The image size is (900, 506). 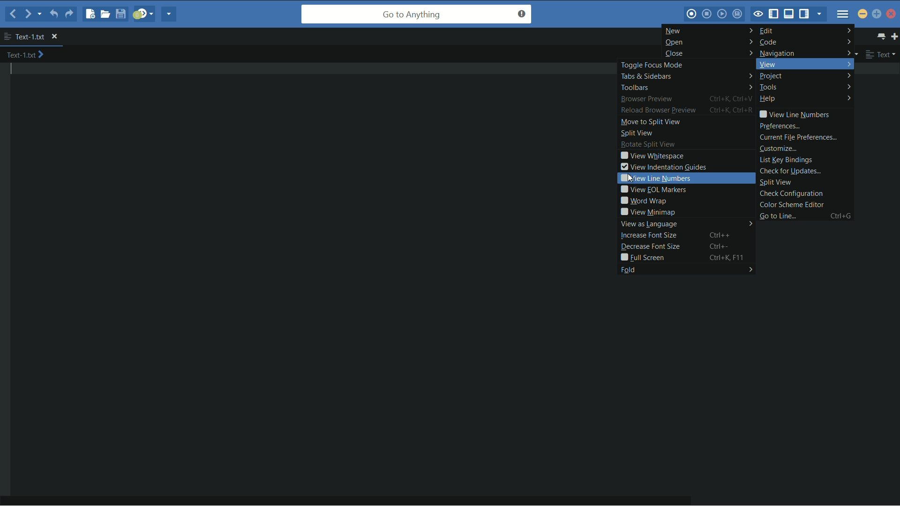 I want to click on show/hide right panel, so click(x=805, y=15).